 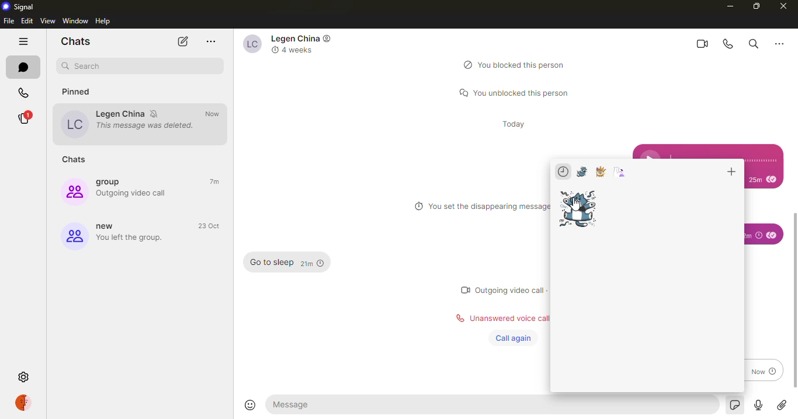 What do you see at coordinates (8, 21) in the screenshot?
I see `file` at bounding box center [8, 21].